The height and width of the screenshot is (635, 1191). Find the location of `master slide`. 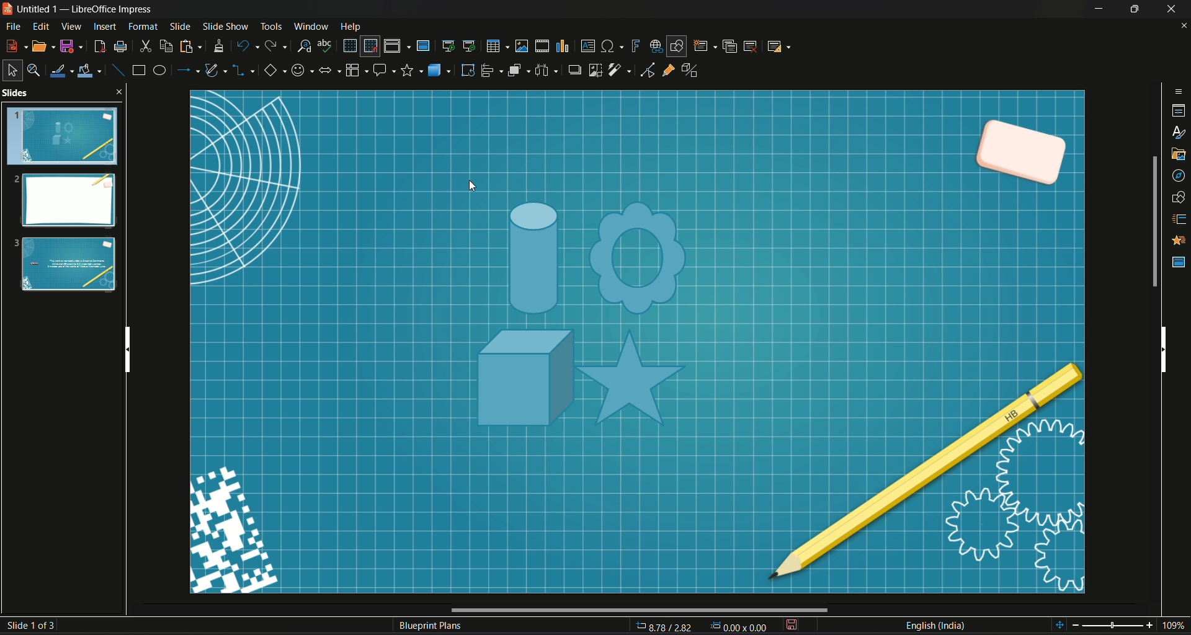

master slide is located at coordinates (1179, 262).